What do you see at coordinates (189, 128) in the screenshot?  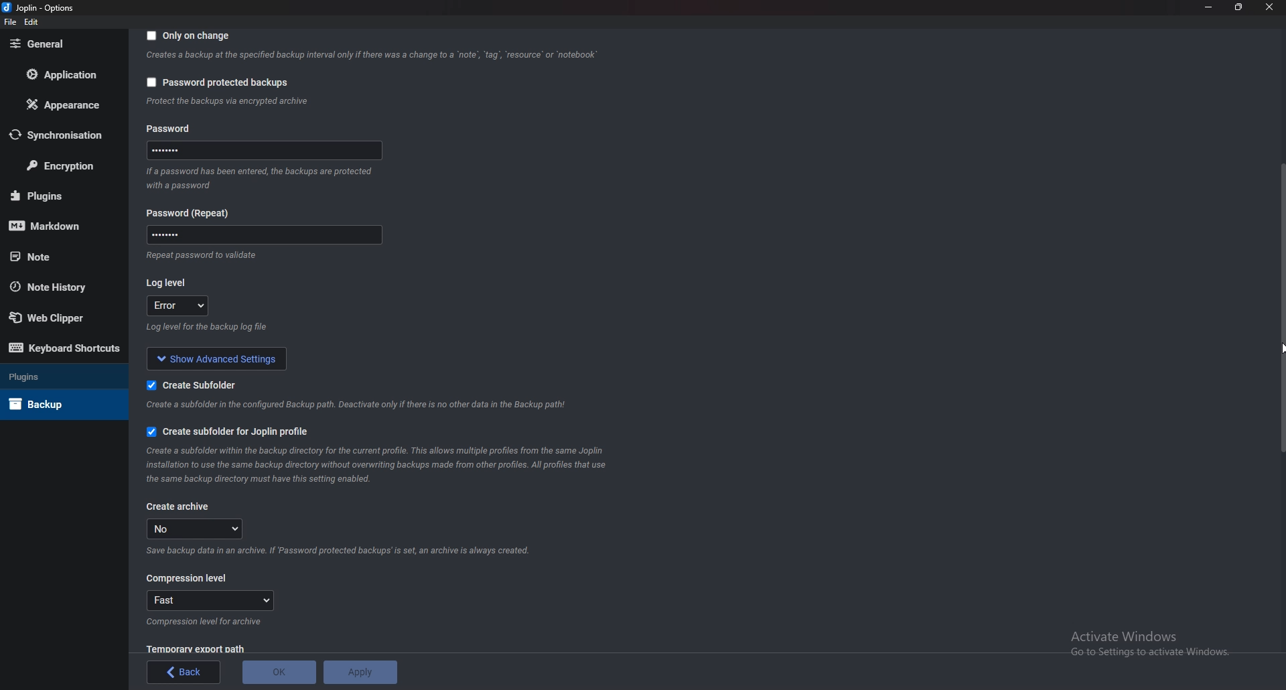 I see `Password` at bounding box center [189, 128].